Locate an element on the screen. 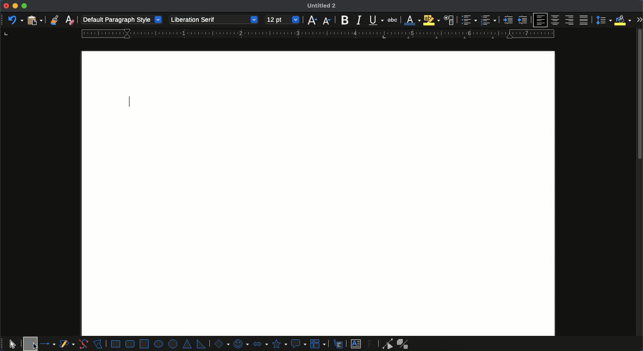 The width and height of the screenshot is (643, 351). Cursor is located at coordinates (34, 346).